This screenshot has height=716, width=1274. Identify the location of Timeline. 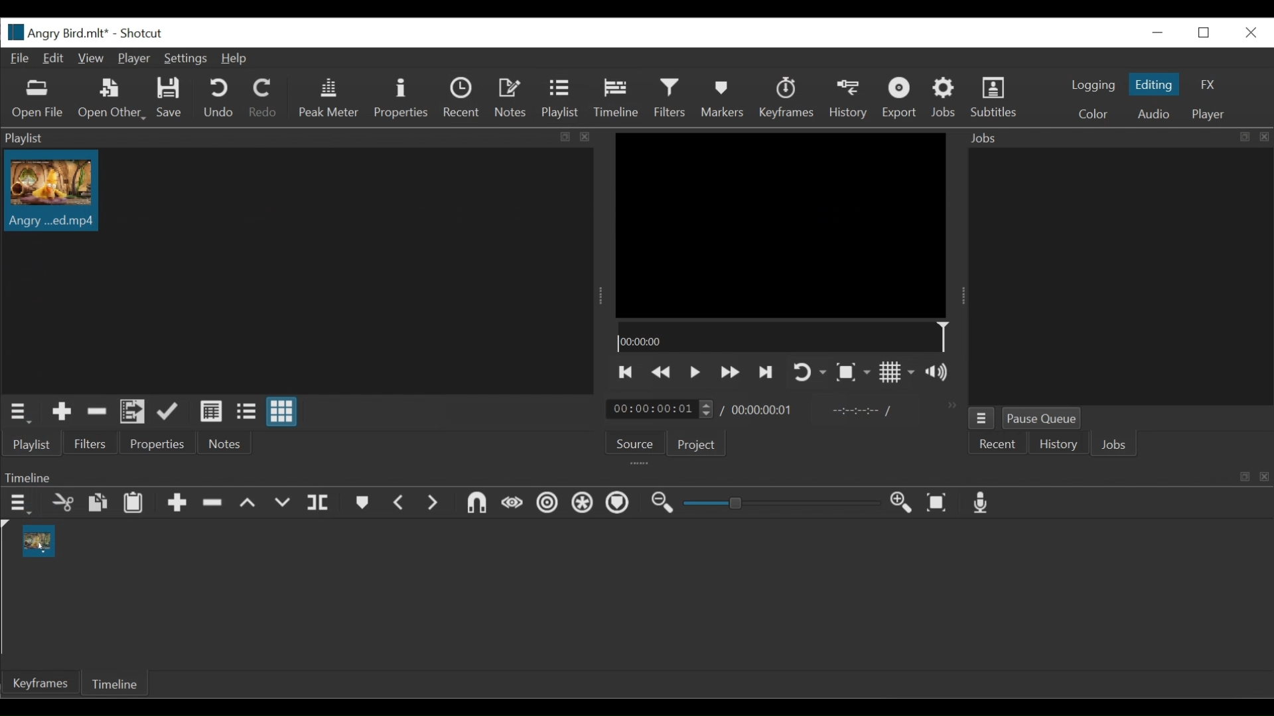
(785, 339).